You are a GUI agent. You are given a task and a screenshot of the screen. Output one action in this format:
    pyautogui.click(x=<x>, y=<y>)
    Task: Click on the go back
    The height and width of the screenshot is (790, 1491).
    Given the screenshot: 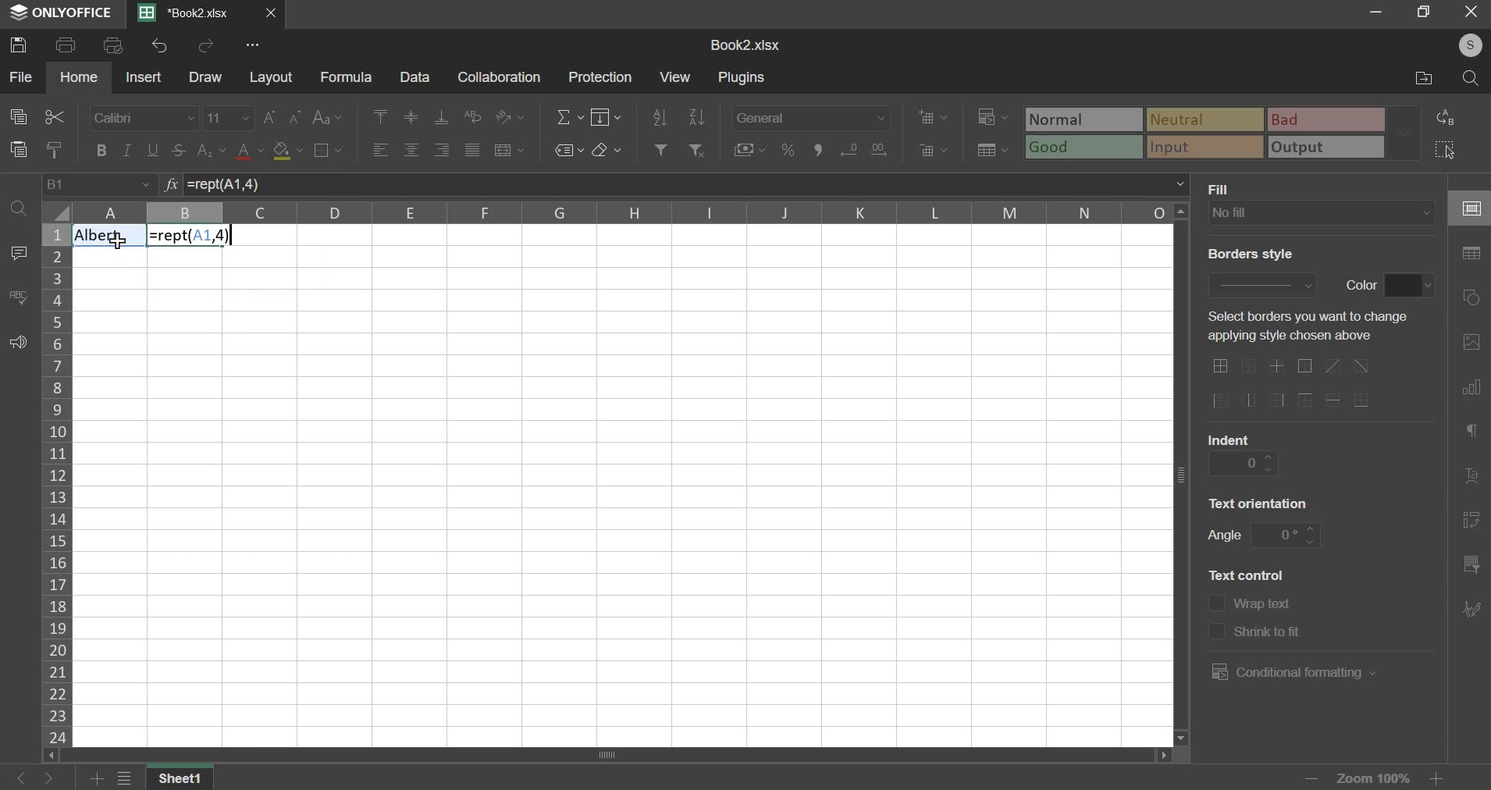 What is the action you would take?
    pyautogui.click(x=18, y=778)
    